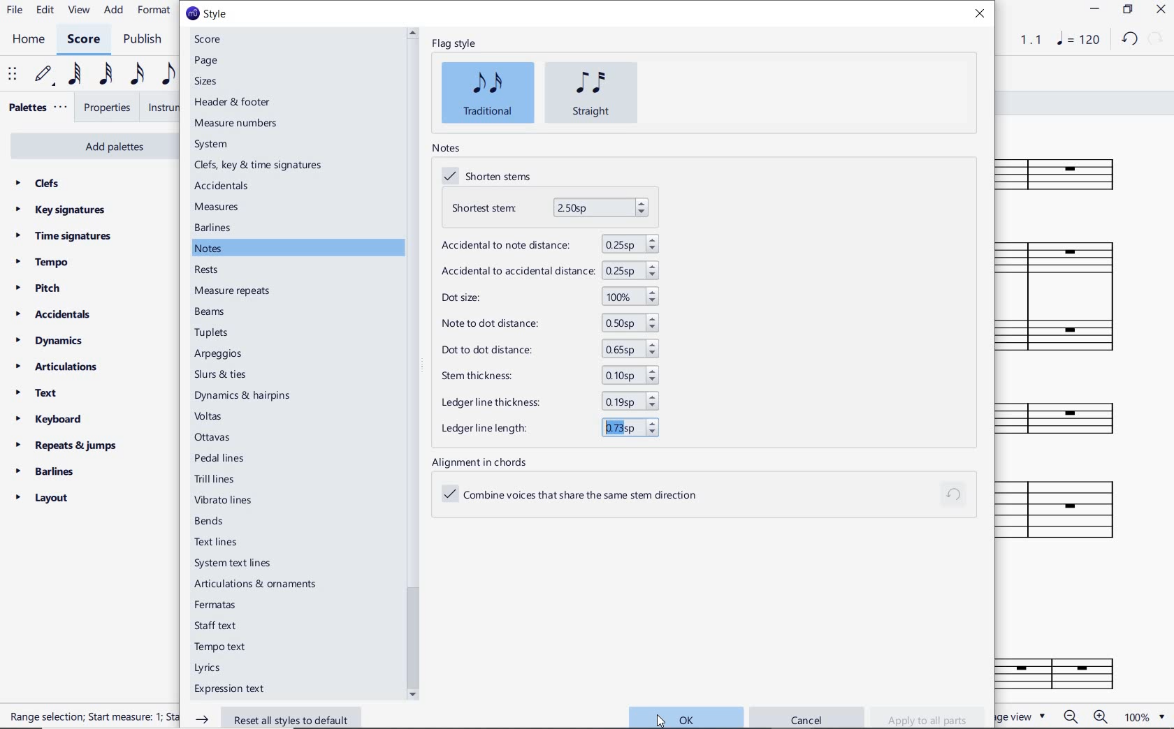  What do you see at coordinates (226, 500) in the screenshot?
I see `vibrato lines` at bounding box center [226, 500].